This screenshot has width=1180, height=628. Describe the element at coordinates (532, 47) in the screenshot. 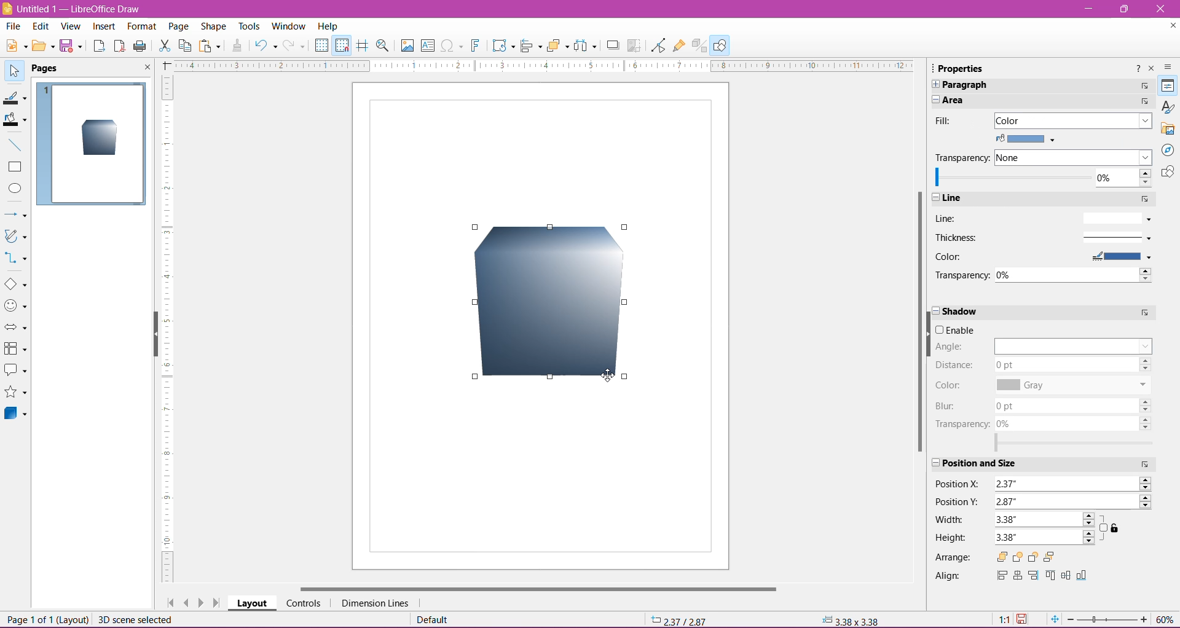

I see `Align` at that location.